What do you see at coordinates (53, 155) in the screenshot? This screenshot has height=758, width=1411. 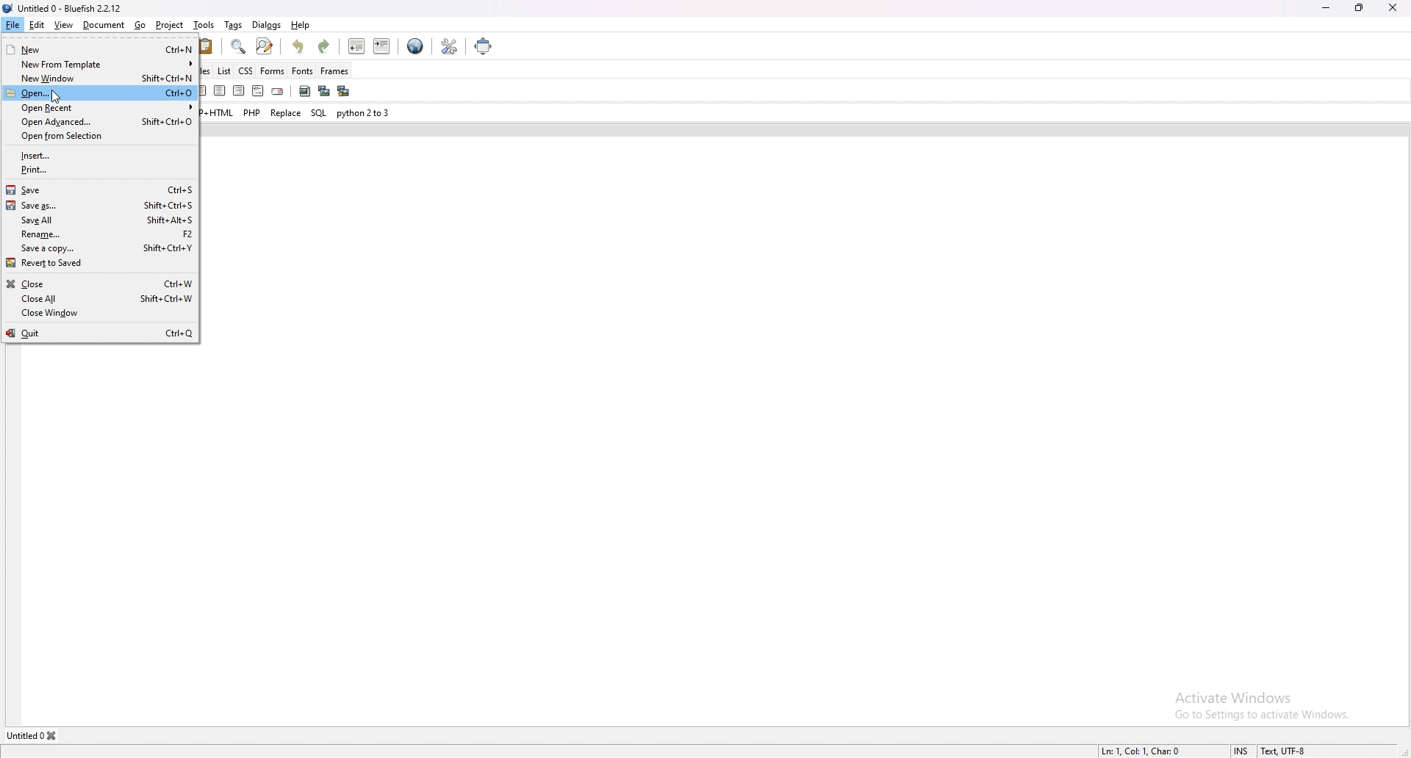 I see `insert` at bounding box center [53, 155].